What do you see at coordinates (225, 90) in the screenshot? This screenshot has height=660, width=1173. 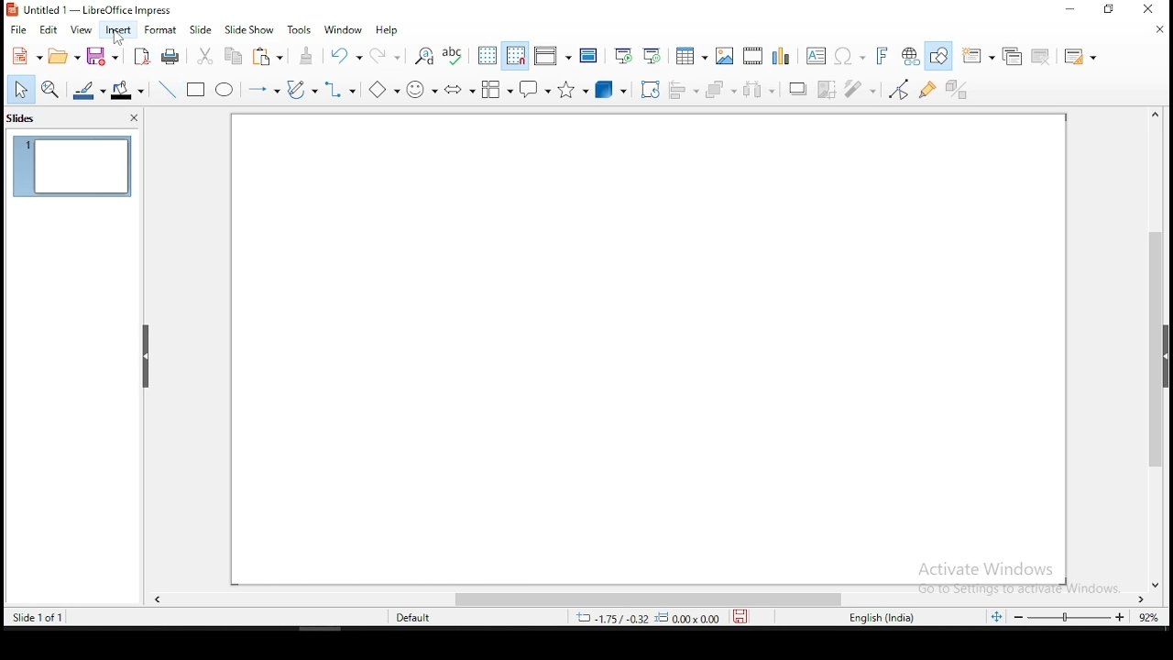 I see `ellipse` at bounding box center [225, 90].